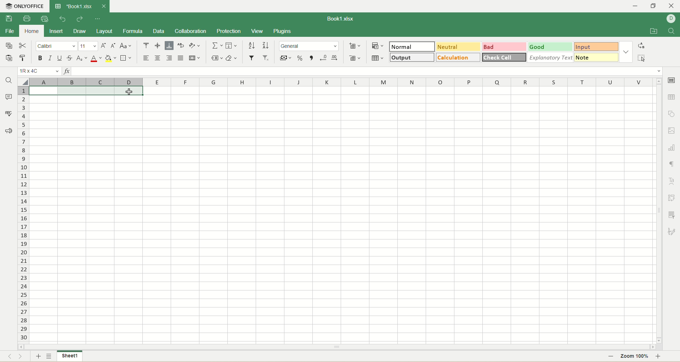 This screenshot has height=362, width=680. What do you see at coordinates (9, 32) in the screenshot?
I see `file` at bounding box center [9, 32].